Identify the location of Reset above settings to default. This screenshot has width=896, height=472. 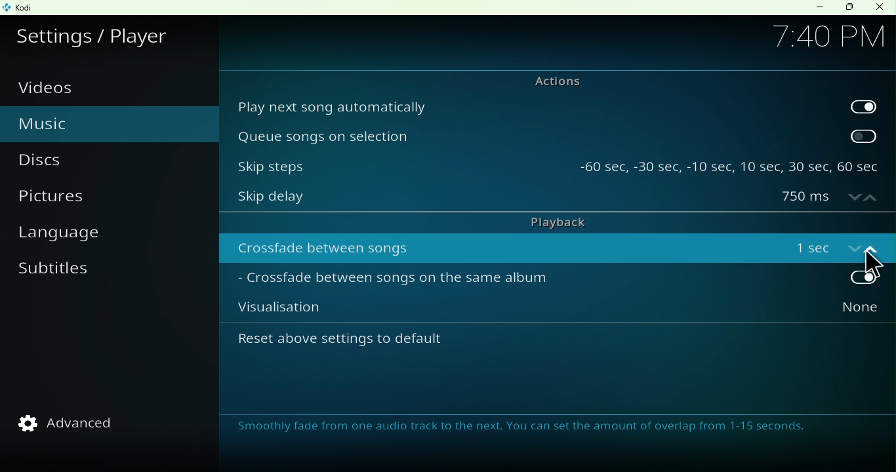
(373, 345).